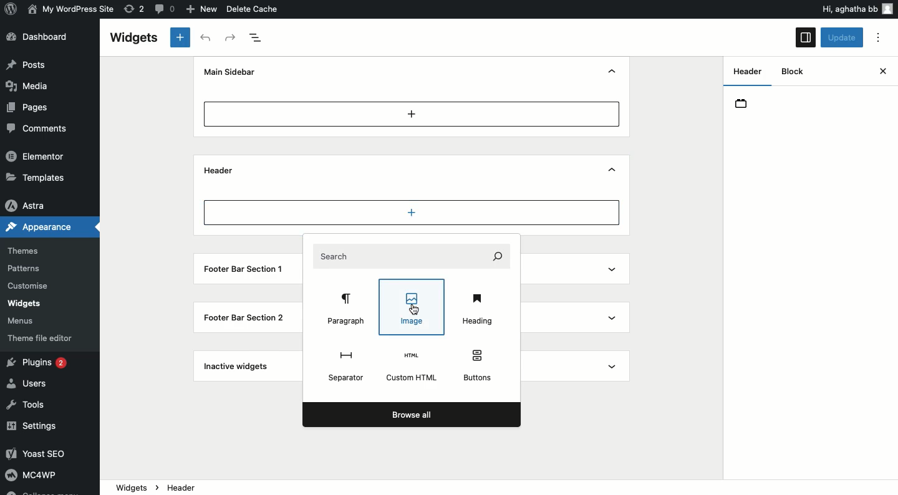 The width and height of the screenshot is (898, 495). What do you see at coordinates (747, 70) in the screenshot?
I see `Header` at bounding box center [747, 70].